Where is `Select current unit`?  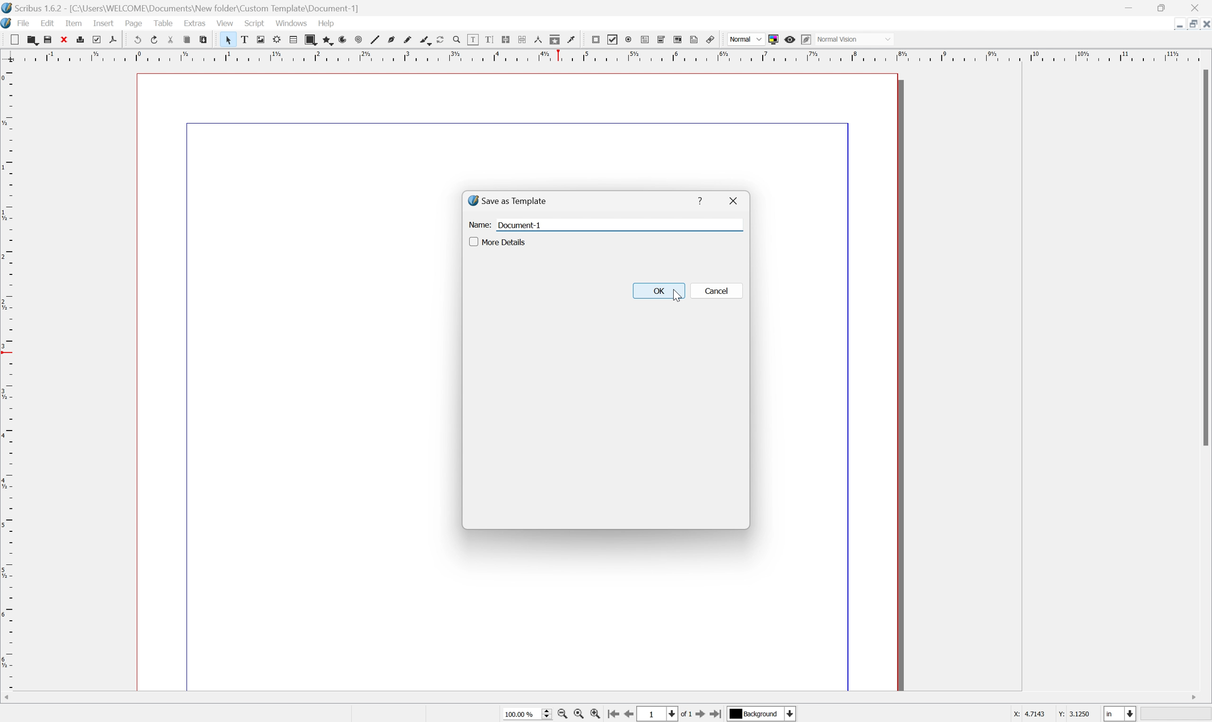
Select current unit is located at coordinates (1120, 713).